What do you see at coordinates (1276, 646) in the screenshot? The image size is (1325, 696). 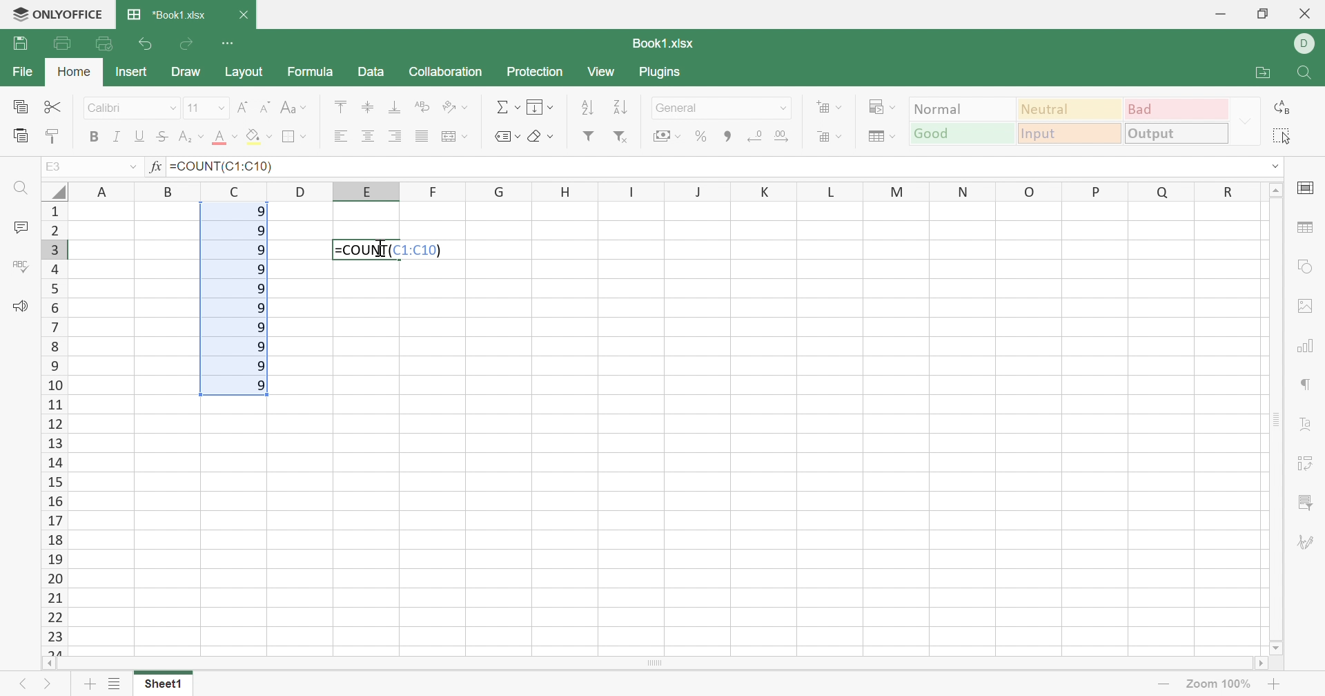 I see `Scroll Down` at bounding box center [1276, 646].